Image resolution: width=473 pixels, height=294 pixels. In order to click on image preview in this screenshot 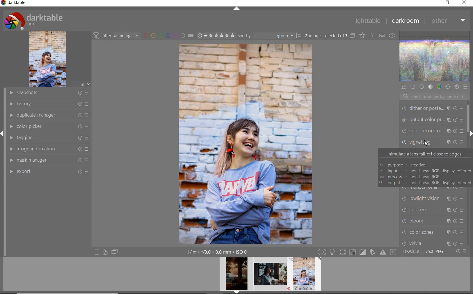, I will do `click(235, 275)`.